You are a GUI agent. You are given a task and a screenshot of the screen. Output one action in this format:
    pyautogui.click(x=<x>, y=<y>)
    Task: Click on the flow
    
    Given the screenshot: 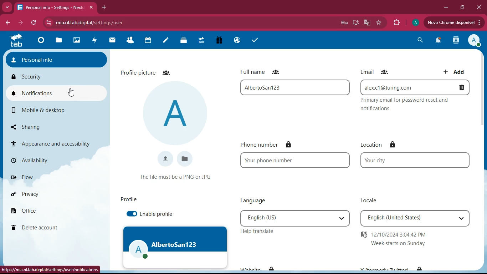 What is the action you would take?
    pyautogui.click(x=42, y=177)
    